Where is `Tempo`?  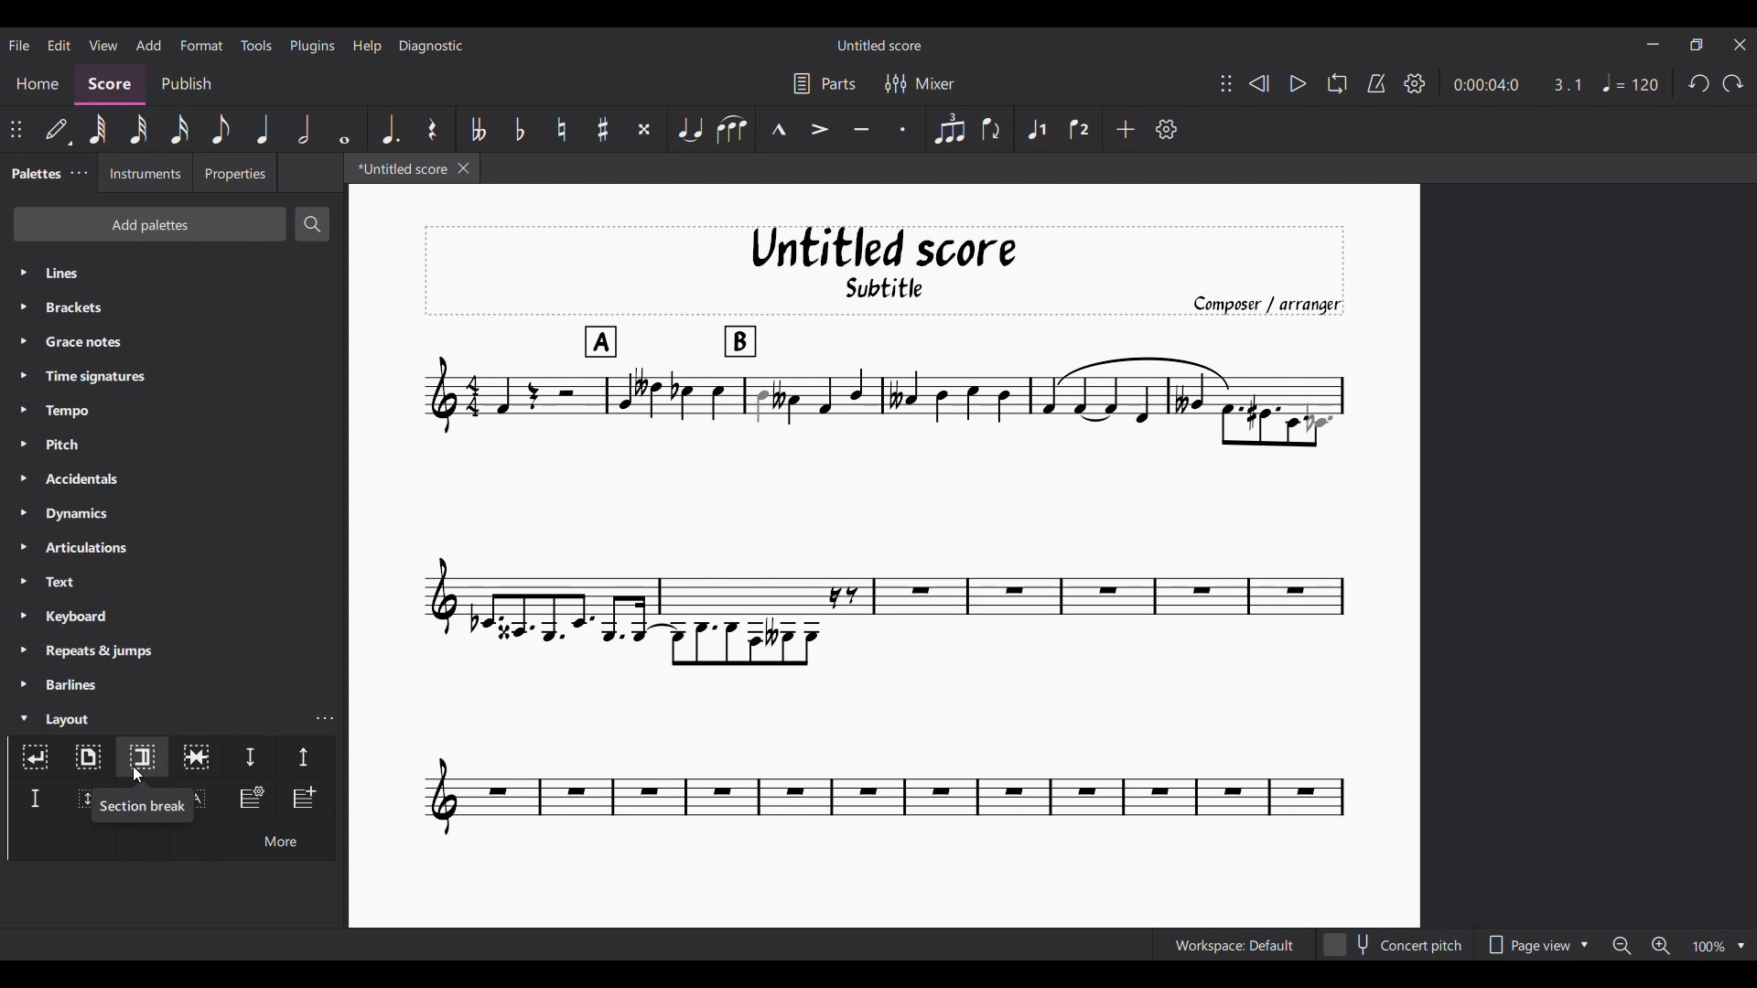
Tempo is located at coordinates (174, 411).